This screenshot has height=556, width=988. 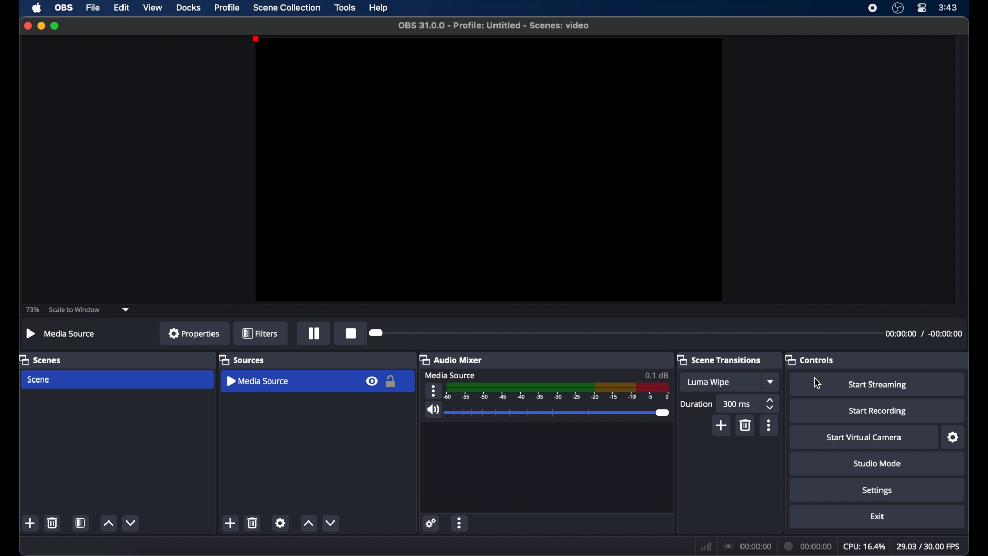 What do you see at coordinates (40, 359) in the screenshot?
I see `scenes` at bounding box center [40, 359].